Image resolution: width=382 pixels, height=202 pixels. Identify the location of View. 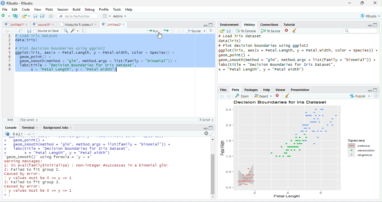
(37, 10).